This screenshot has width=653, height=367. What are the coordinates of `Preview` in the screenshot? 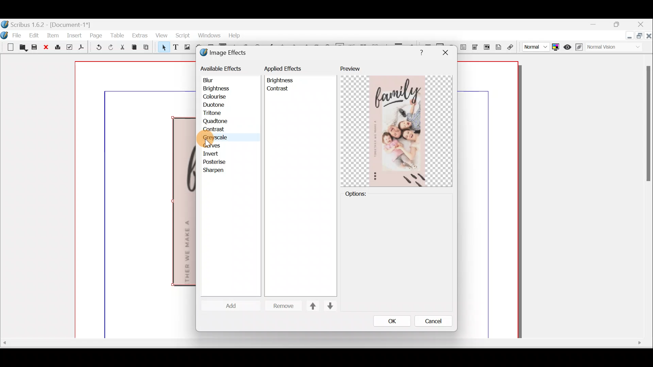 It's located at (397, 130).